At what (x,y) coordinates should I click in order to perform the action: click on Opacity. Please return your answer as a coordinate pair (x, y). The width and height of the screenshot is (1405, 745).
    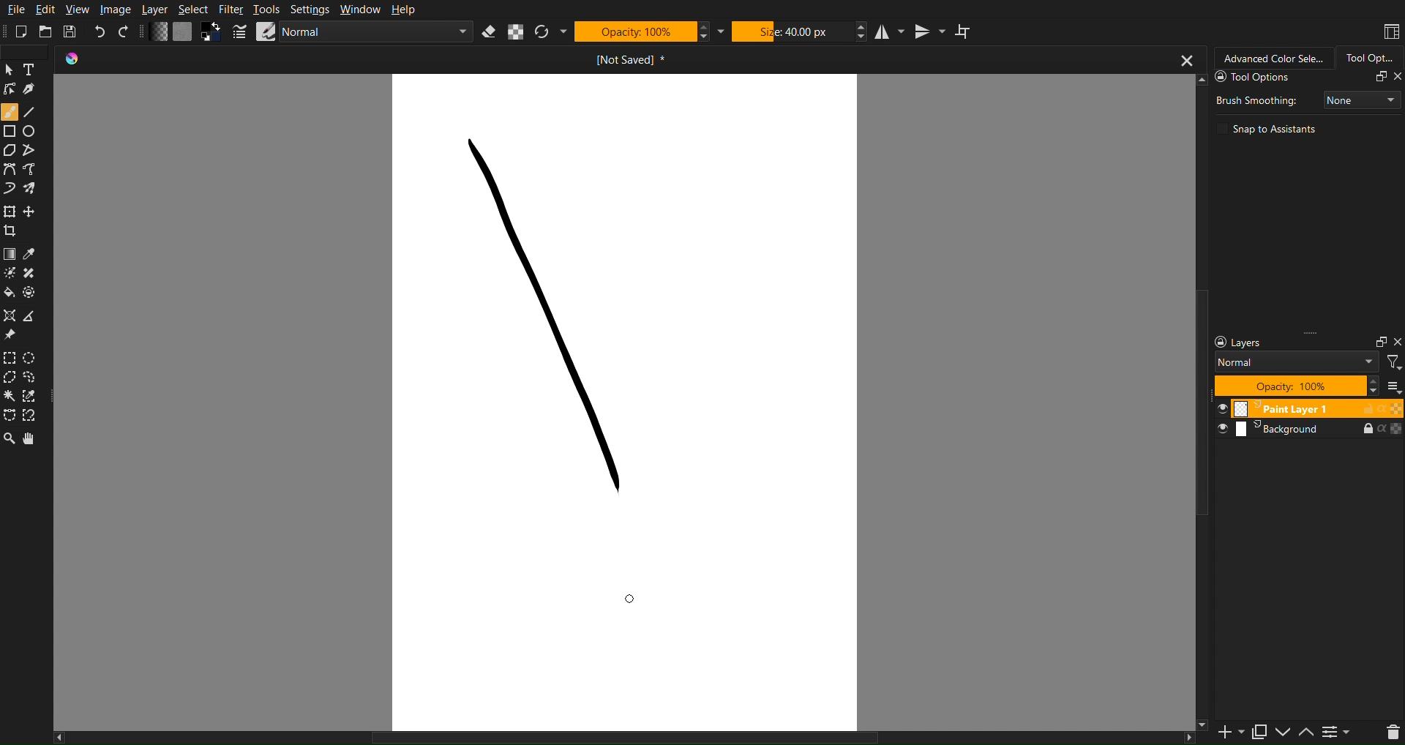
    Looking at the image, I should click on (1291, 385).